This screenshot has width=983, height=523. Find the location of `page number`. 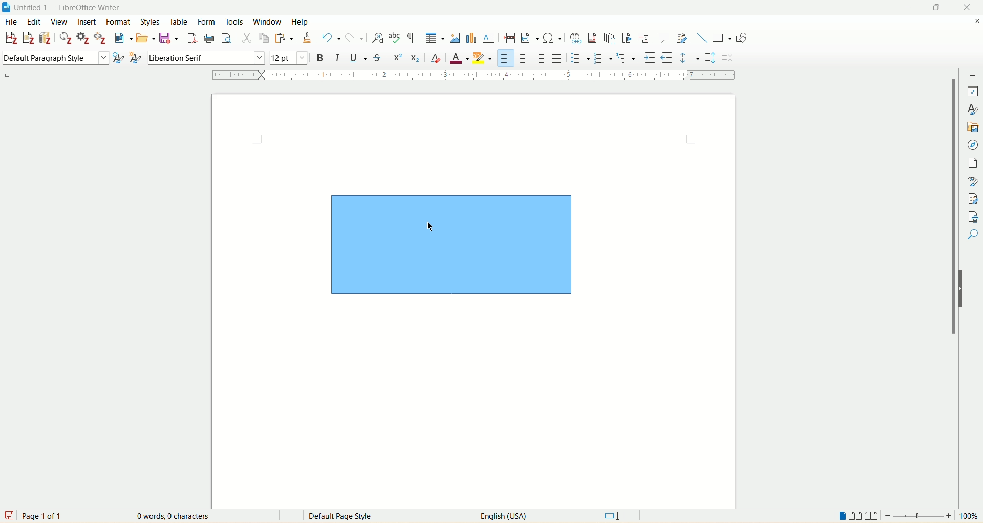

page number is located at coordinates (44, 516).